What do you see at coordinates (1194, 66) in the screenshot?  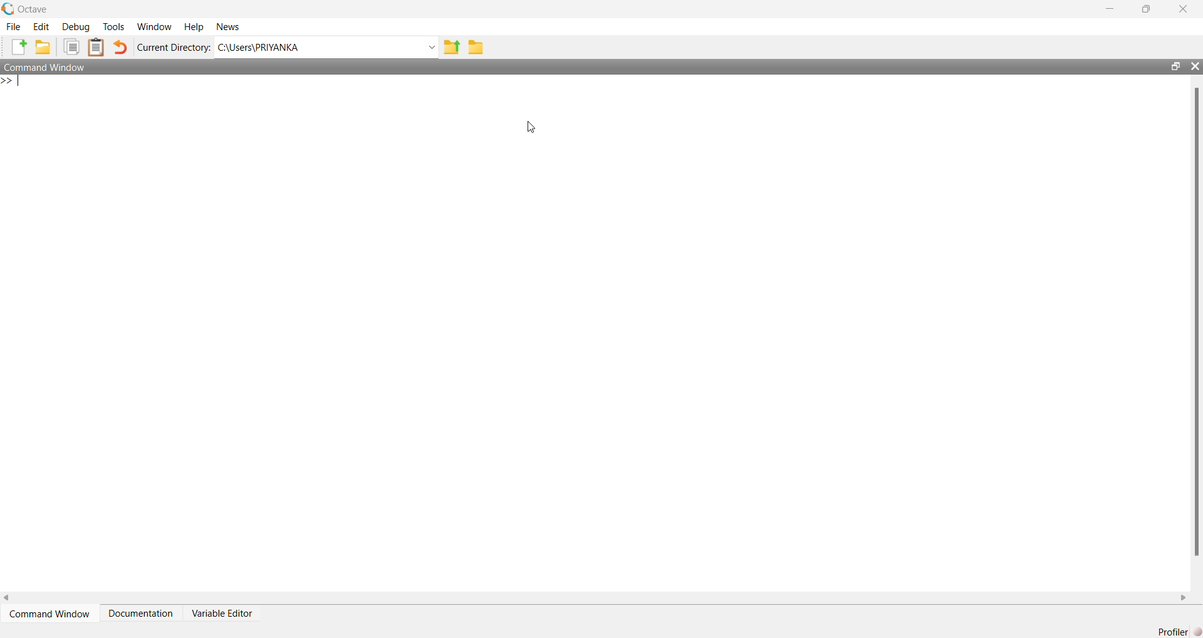 I see `close` at bounding box center [1194, 66].